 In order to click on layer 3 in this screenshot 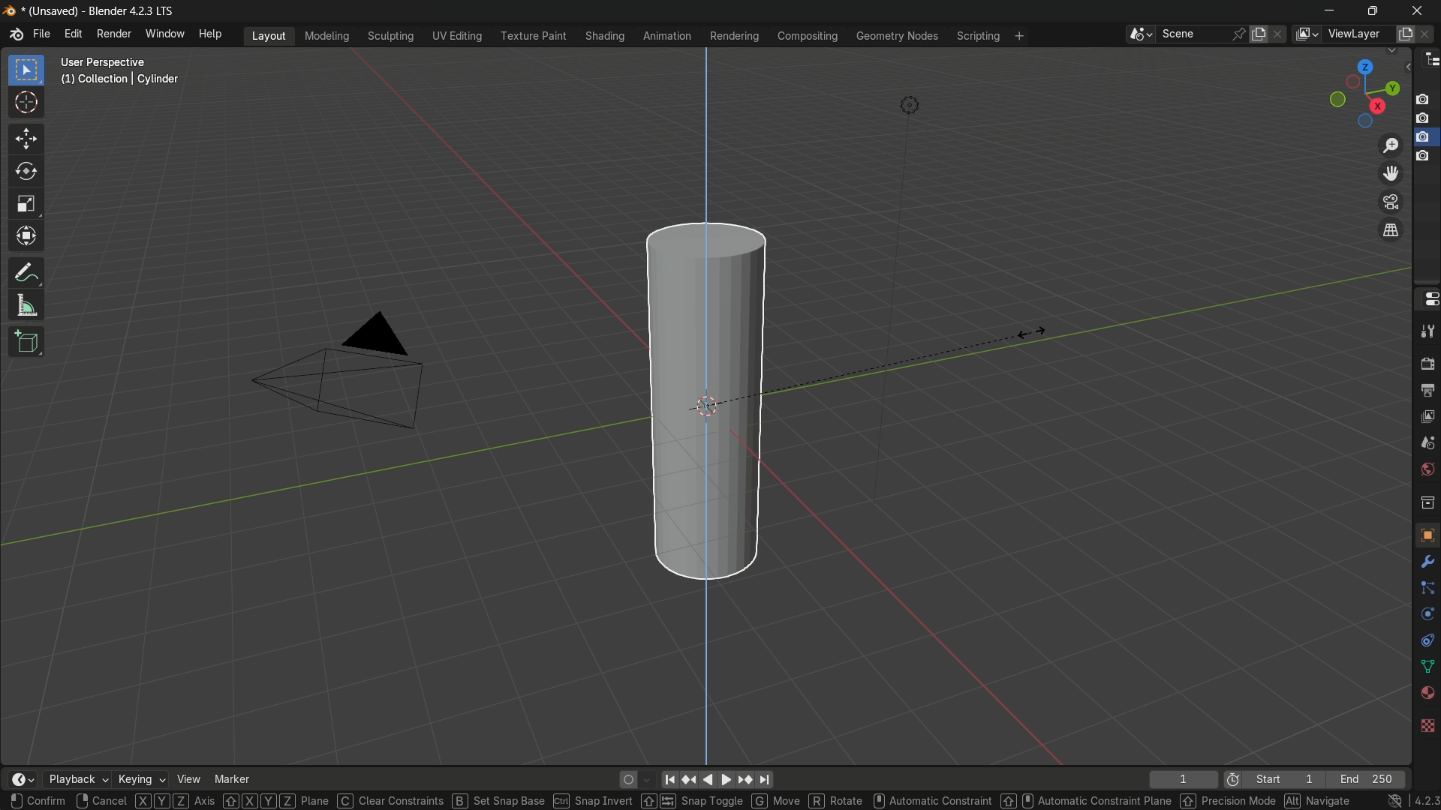, I will do `click(1424, 136)`.